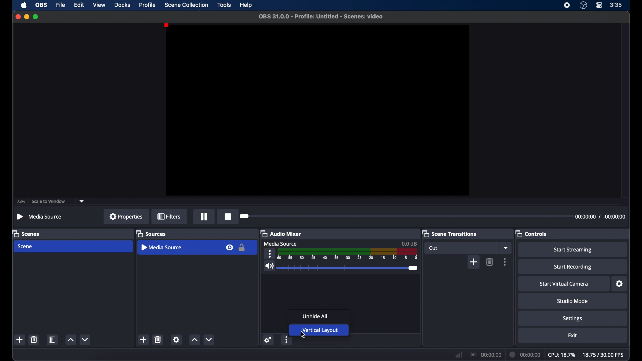 This screenshot has width=642, height=361. Describe the element at coordinates (26, 233) in the screenshot. I see `scenes` at that location.